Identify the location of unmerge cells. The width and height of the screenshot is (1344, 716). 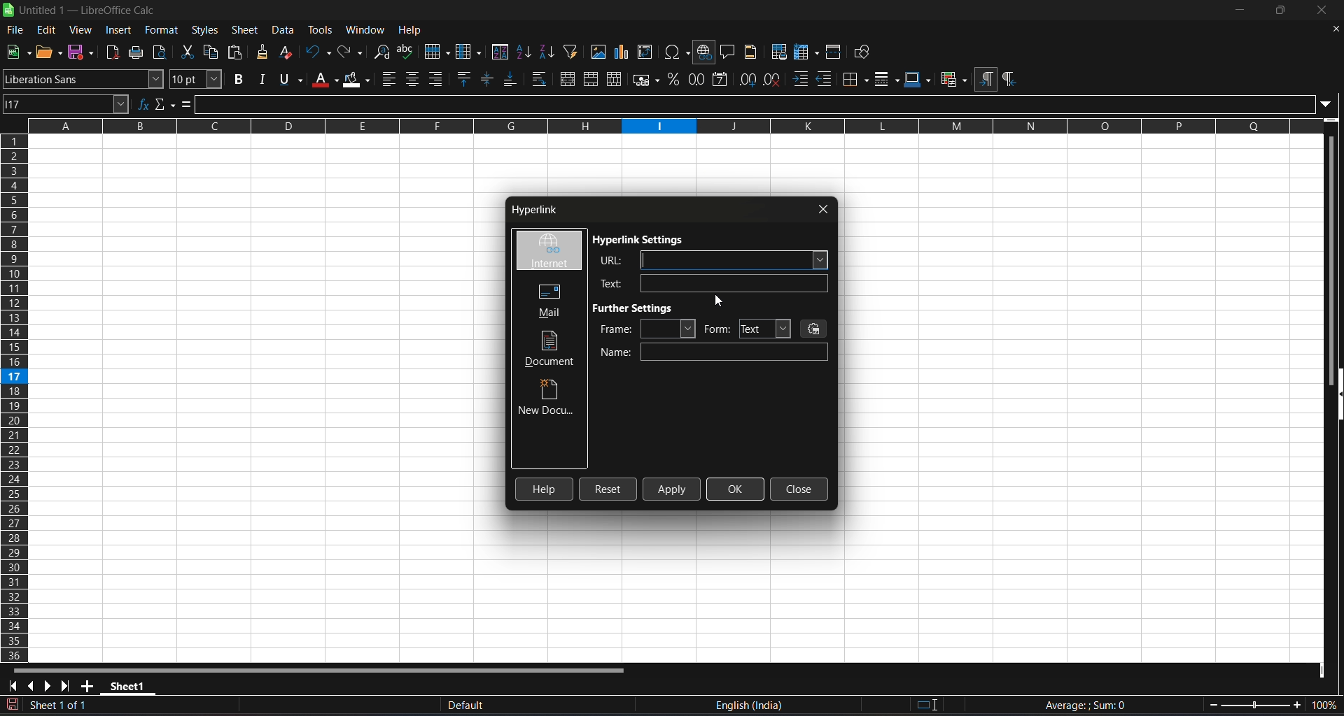
(615, 79).